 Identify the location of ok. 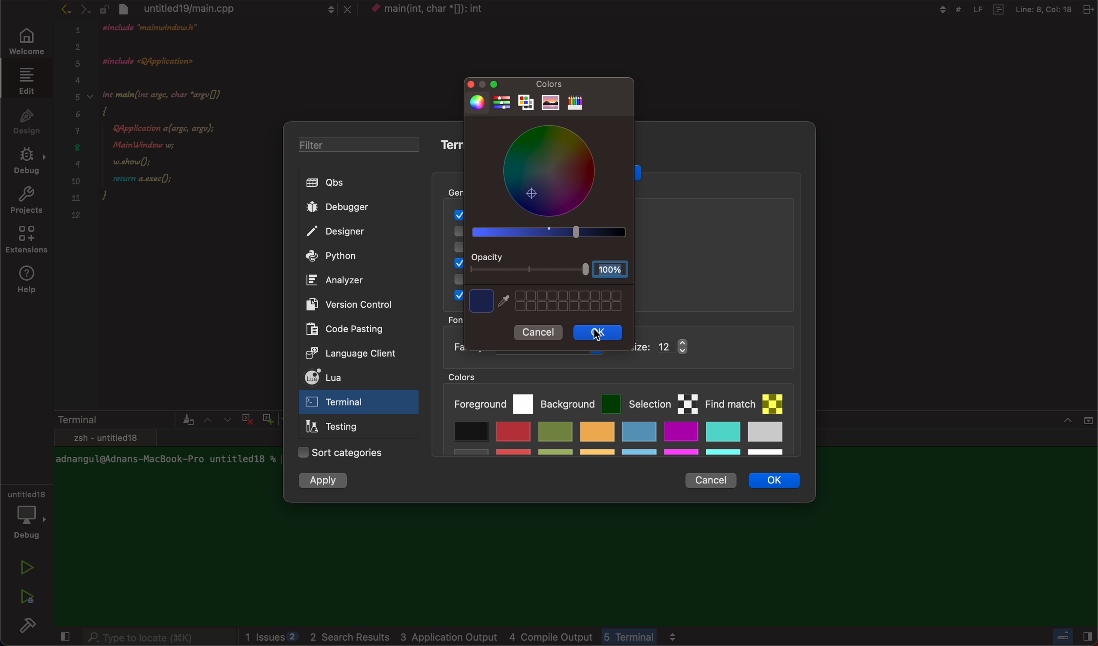
(780, 483).